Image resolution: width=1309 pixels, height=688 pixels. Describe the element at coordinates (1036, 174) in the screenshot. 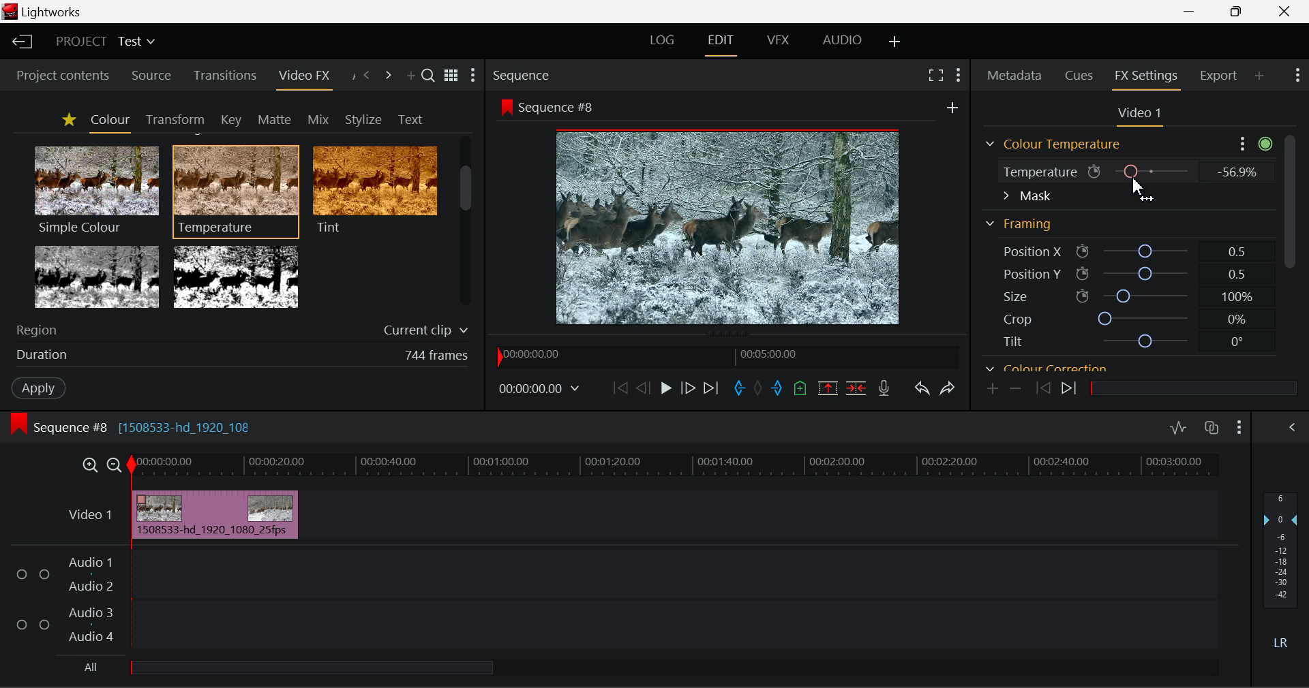

I see `Temperature` at that location.